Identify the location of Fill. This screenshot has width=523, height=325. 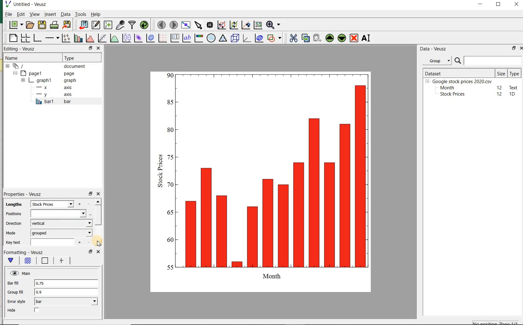
(28, 261).